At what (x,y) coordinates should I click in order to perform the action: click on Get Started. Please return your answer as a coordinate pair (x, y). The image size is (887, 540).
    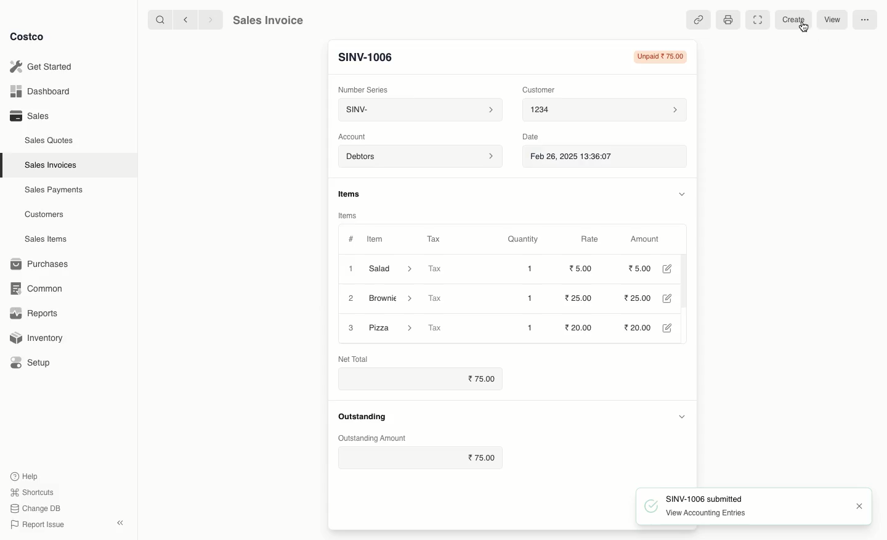
    Looking at the image, I should click on (41, 66).